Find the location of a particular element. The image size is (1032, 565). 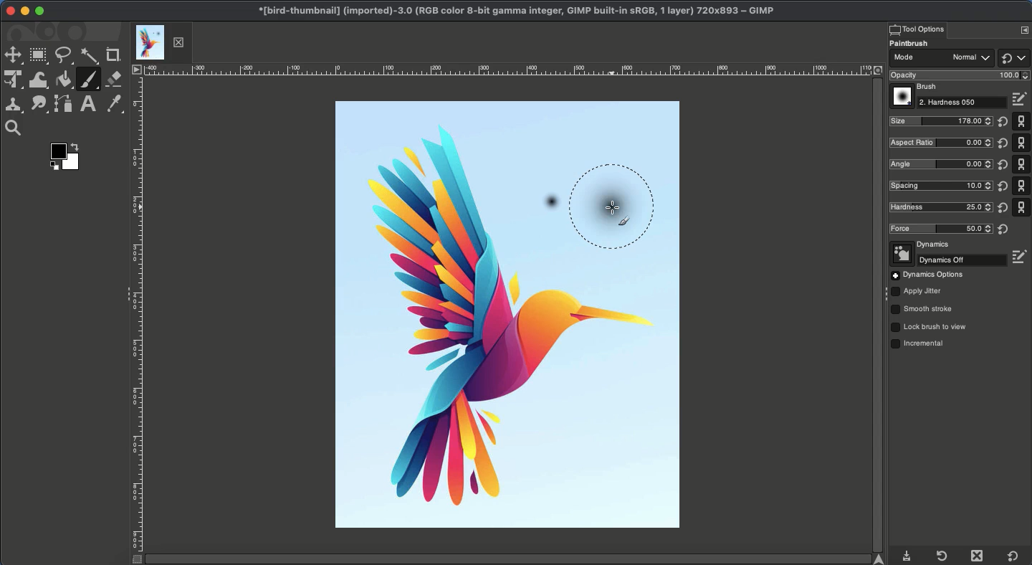

Ruler is located at coordinates (136, 322).